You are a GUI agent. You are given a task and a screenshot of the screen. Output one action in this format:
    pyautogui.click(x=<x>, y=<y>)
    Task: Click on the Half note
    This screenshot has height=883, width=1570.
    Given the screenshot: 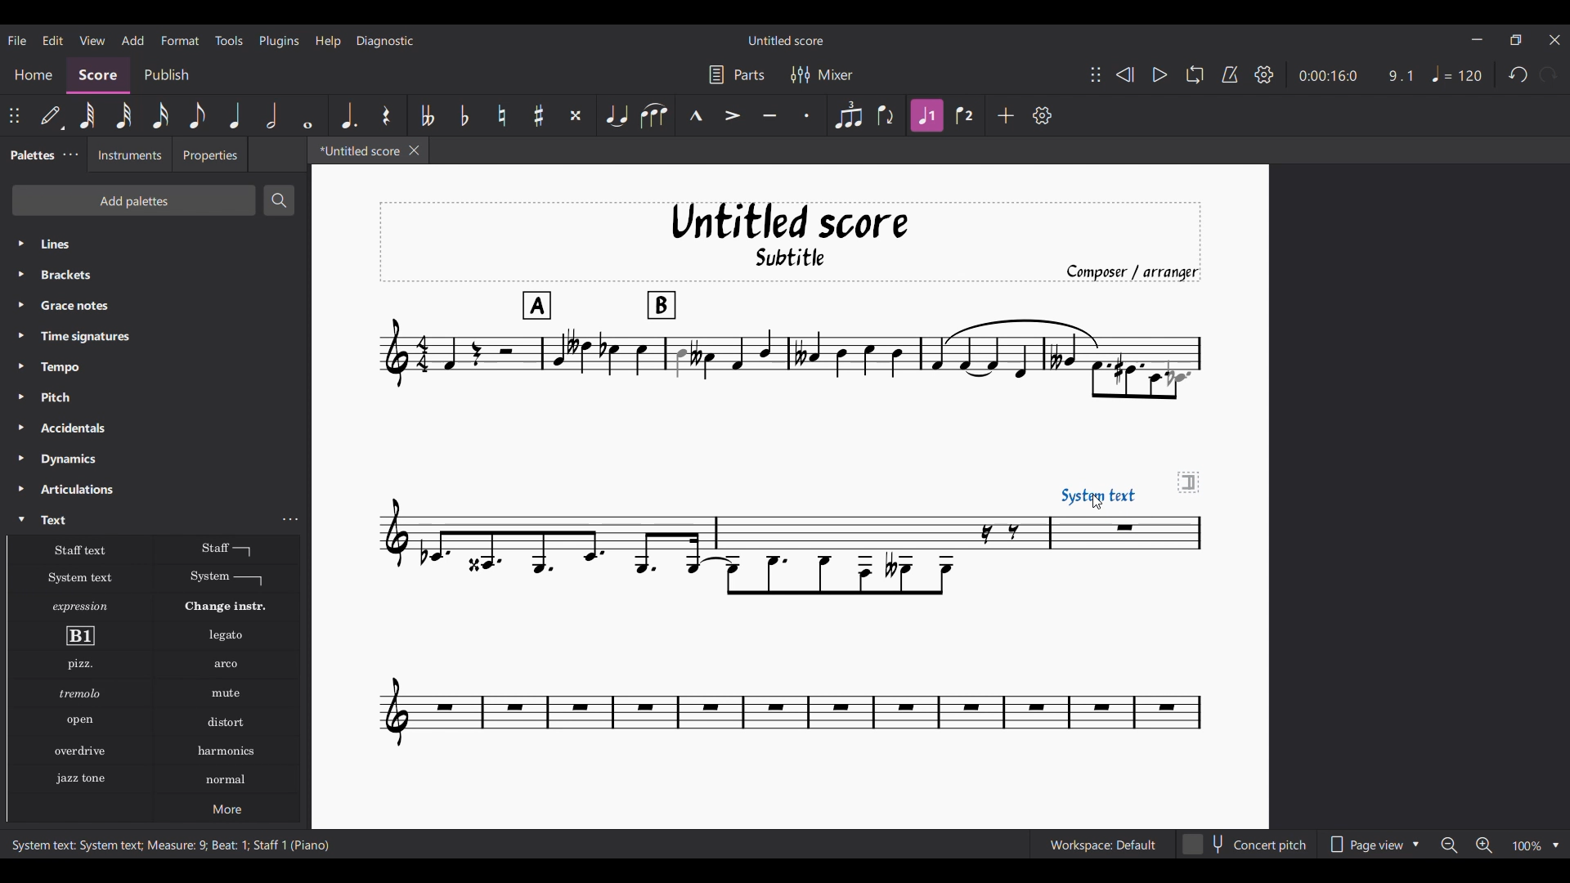 What is the action you would take?
    pyautogui.click(x=271, y=114)
    